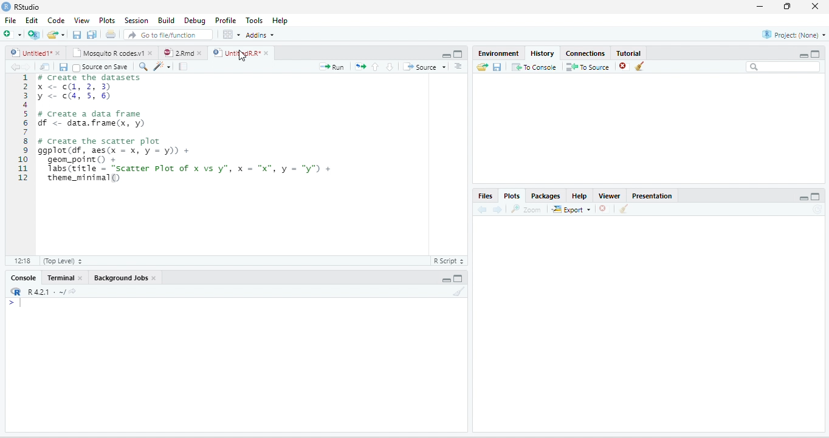  Describe the element at coordinates (46, 67) in the screenshot. I see `Show in new window` at that location.